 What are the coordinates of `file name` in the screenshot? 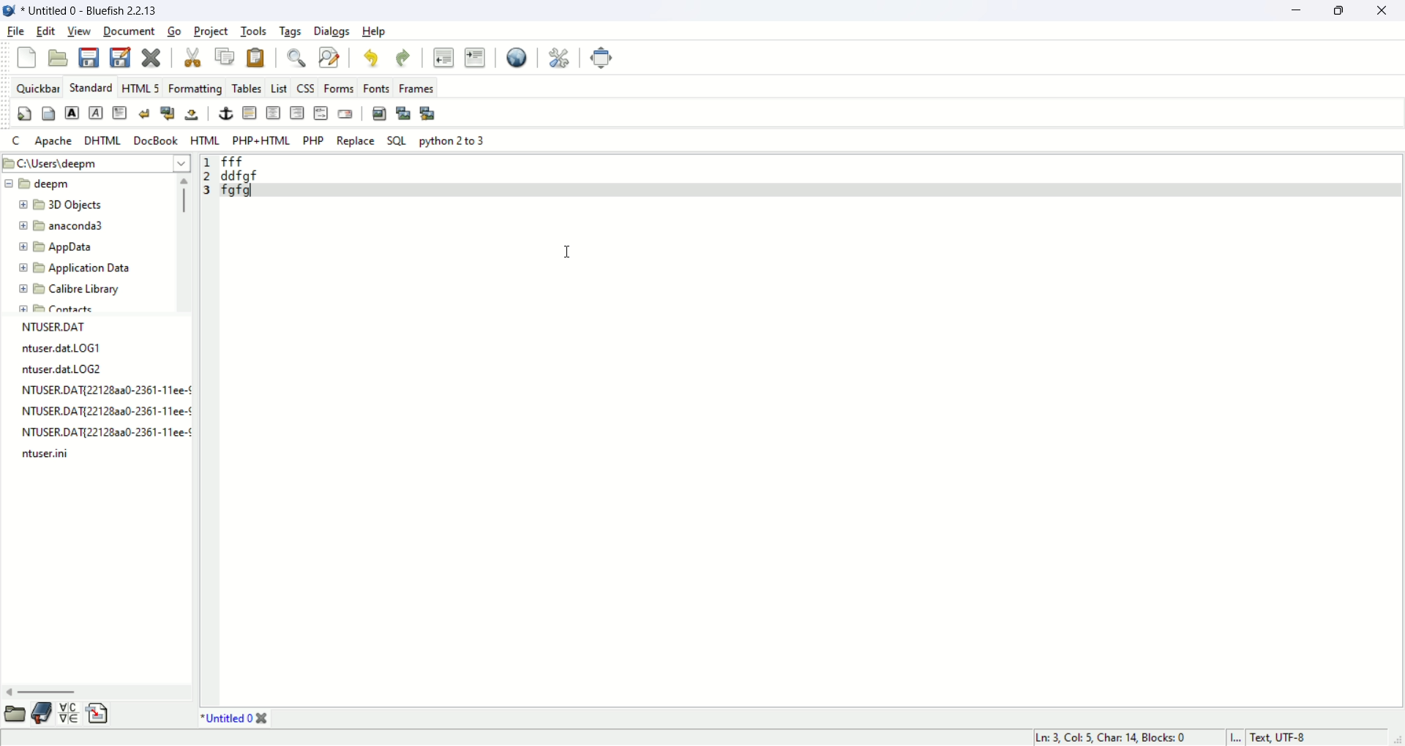 It's located at (102, 412).